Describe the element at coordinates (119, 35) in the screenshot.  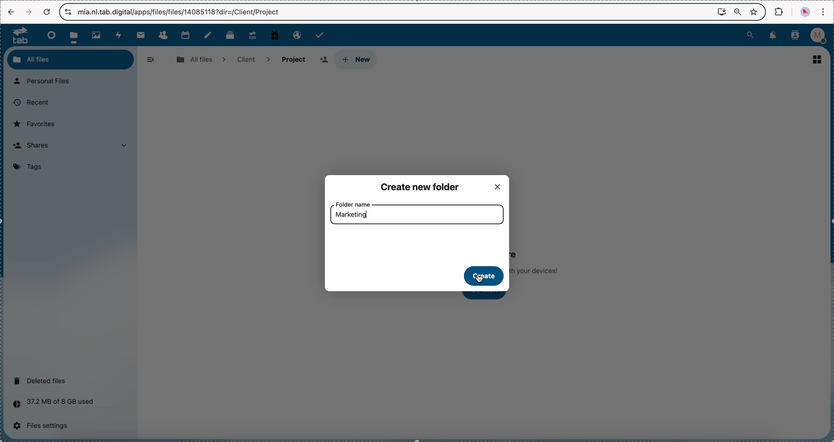
I see `activity` at that location.